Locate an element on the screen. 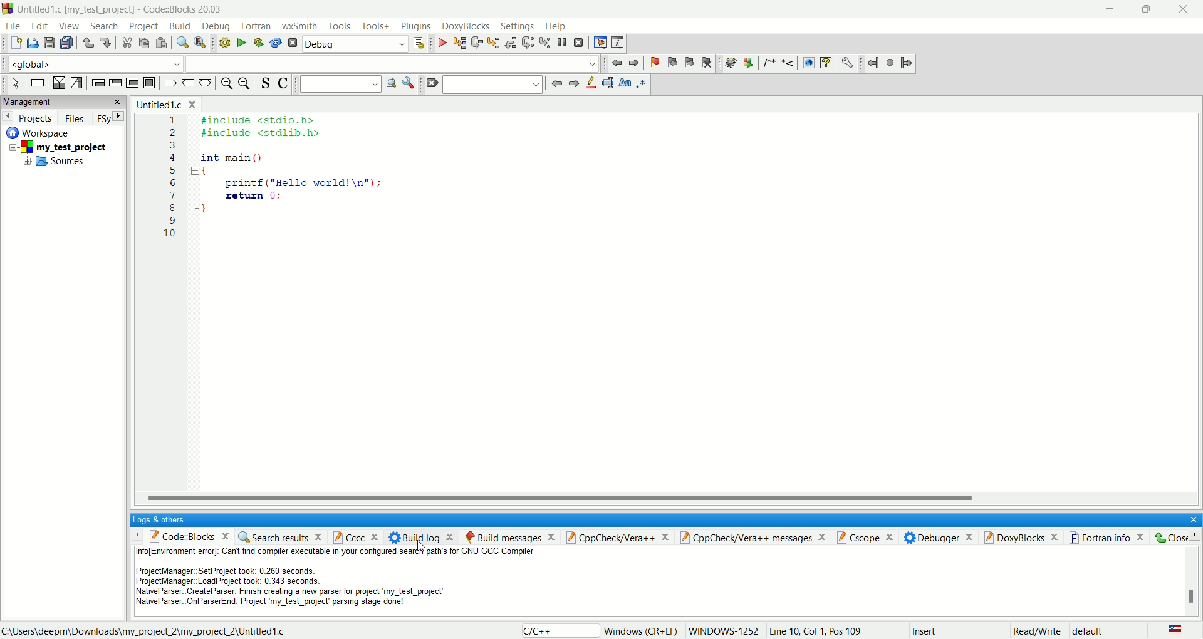 The width and height of the screenshot is (1203, 639). global is located at coordinates (91, 63).